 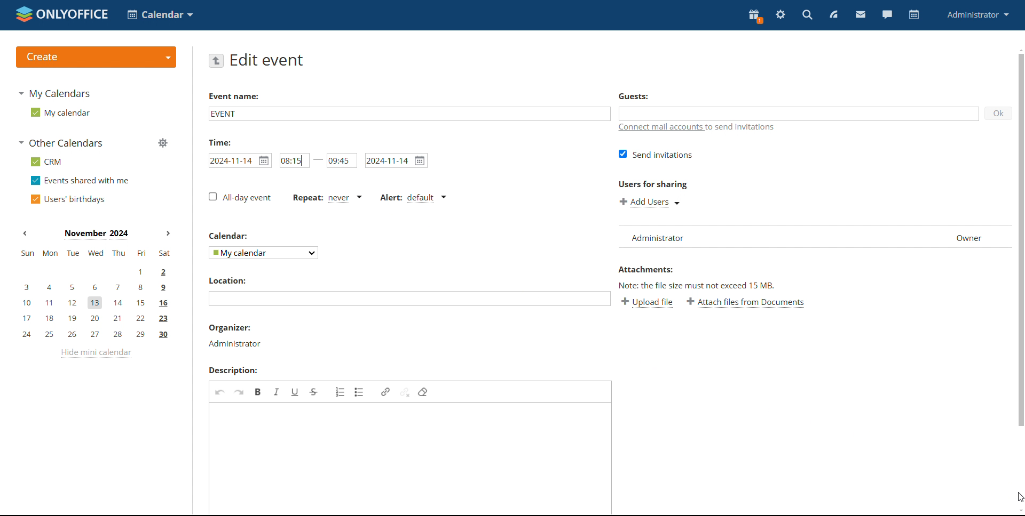 I want to click on bold, so click(x=258, y=392).